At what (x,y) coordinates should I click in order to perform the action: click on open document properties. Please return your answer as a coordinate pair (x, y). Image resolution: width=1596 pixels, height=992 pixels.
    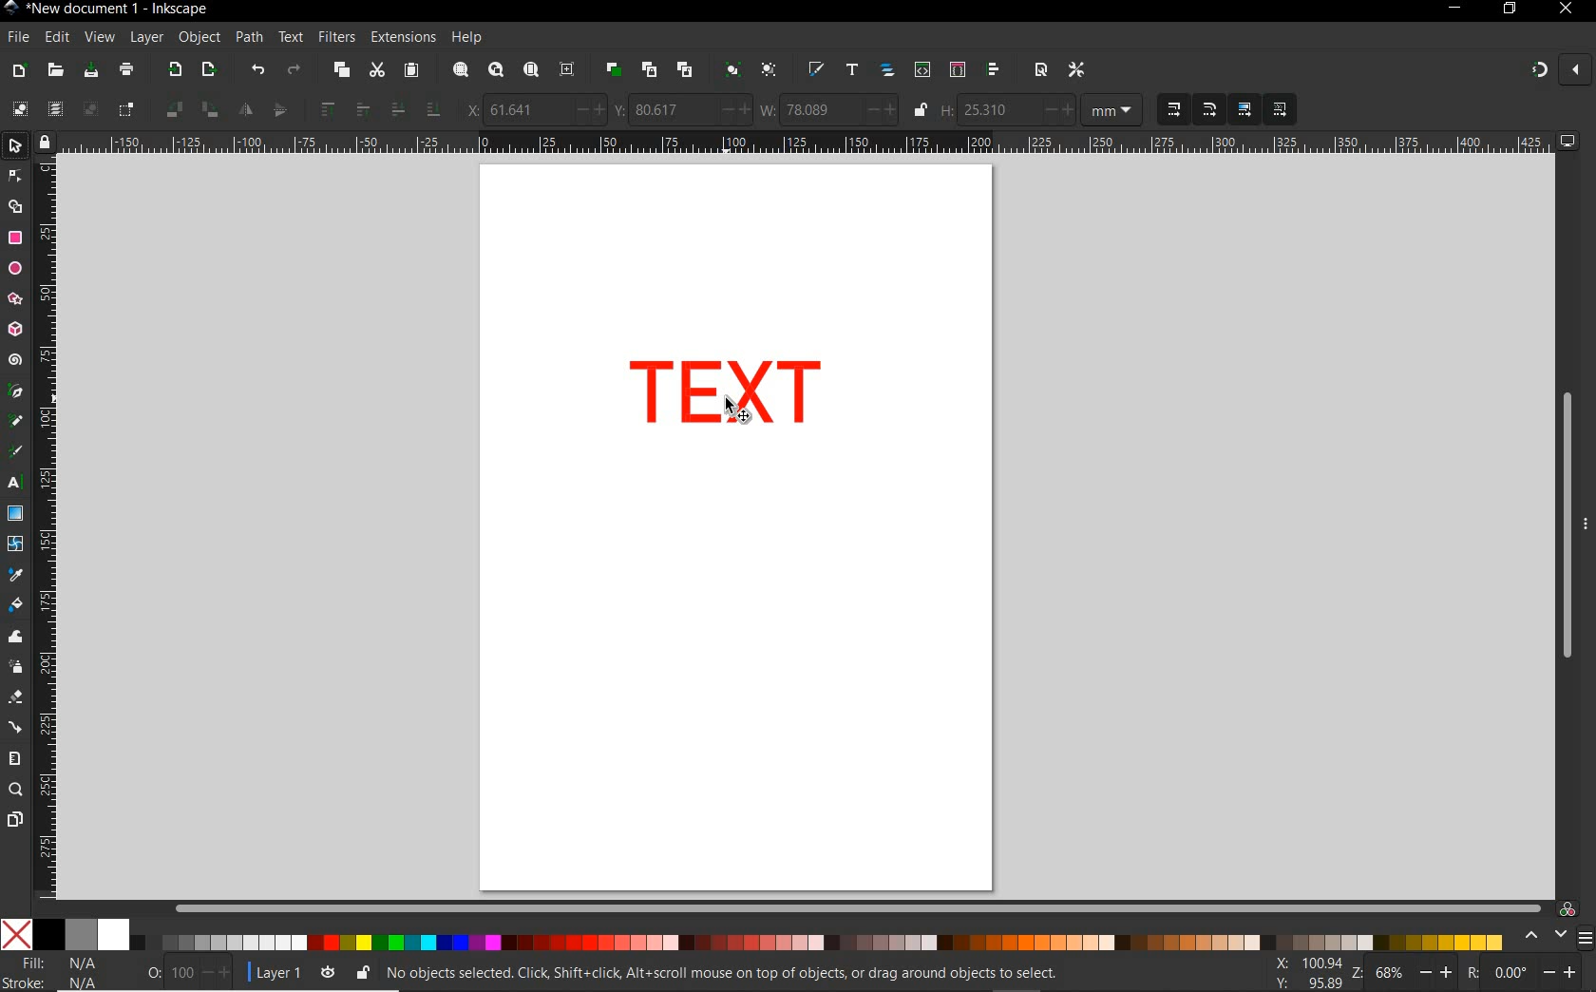
    Looking at the image, I should click on (1040, 69).